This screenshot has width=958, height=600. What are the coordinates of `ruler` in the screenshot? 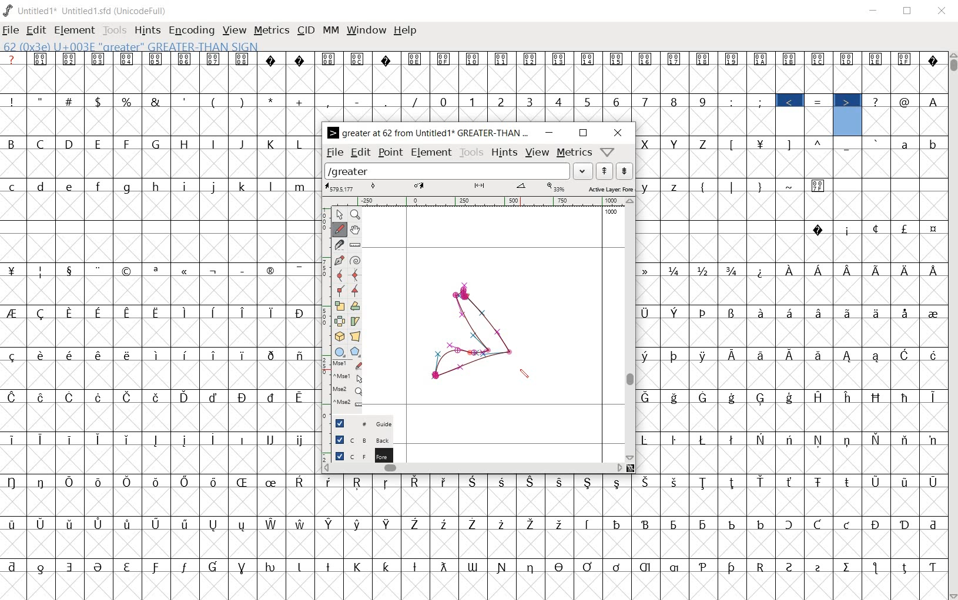 It's located at (475, 201).